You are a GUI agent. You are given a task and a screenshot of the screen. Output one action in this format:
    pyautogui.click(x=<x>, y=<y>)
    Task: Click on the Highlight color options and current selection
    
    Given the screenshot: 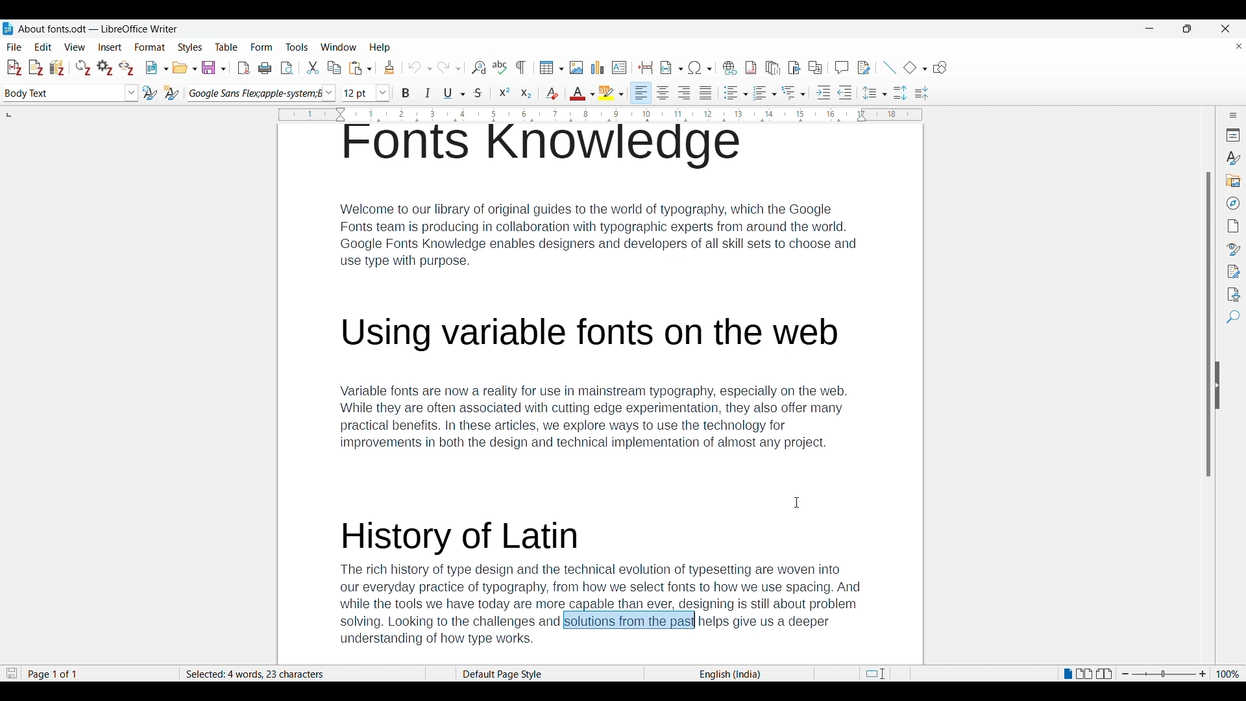 What is the action you would take?
    pyautogui.click(x=611, y=93)
    